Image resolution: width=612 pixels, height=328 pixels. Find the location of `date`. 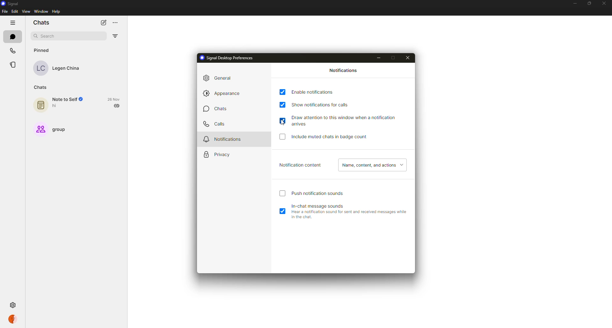

date is located at coordinates (115, 99).